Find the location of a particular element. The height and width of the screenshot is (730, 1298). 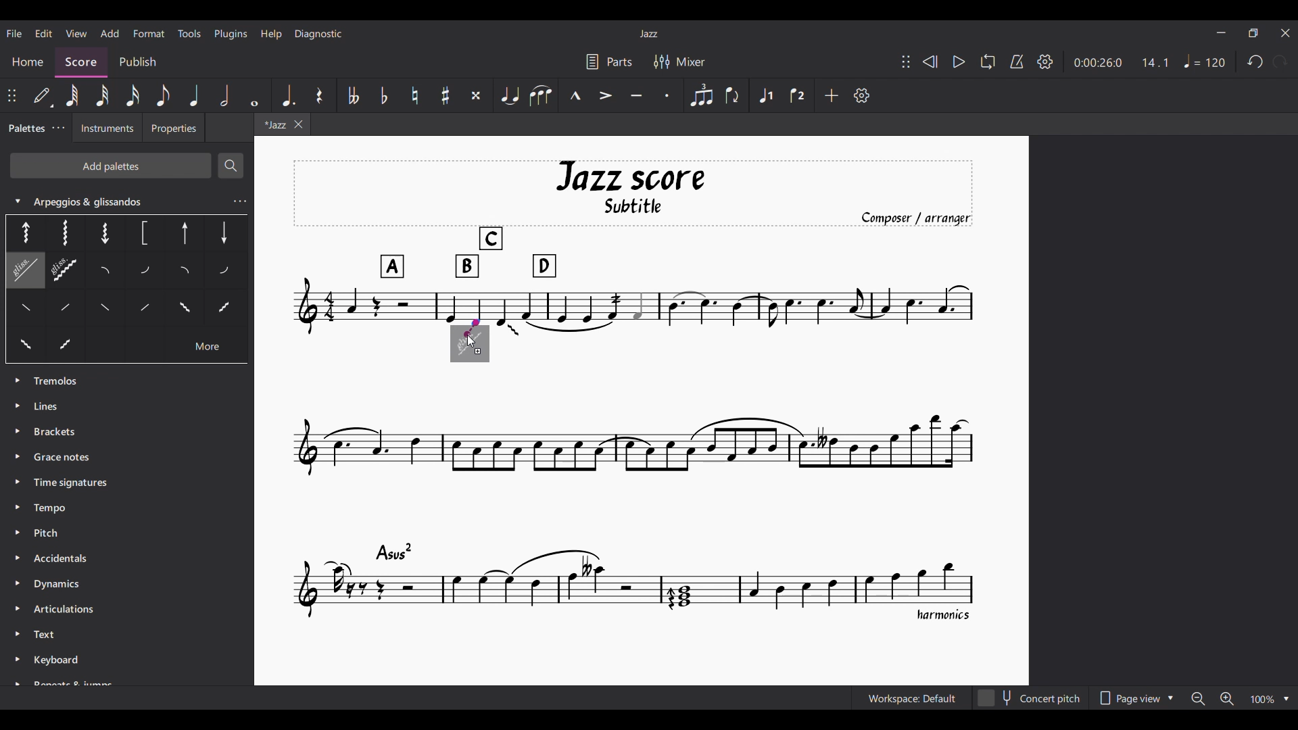

File menu is located at coordinates (14, 33).